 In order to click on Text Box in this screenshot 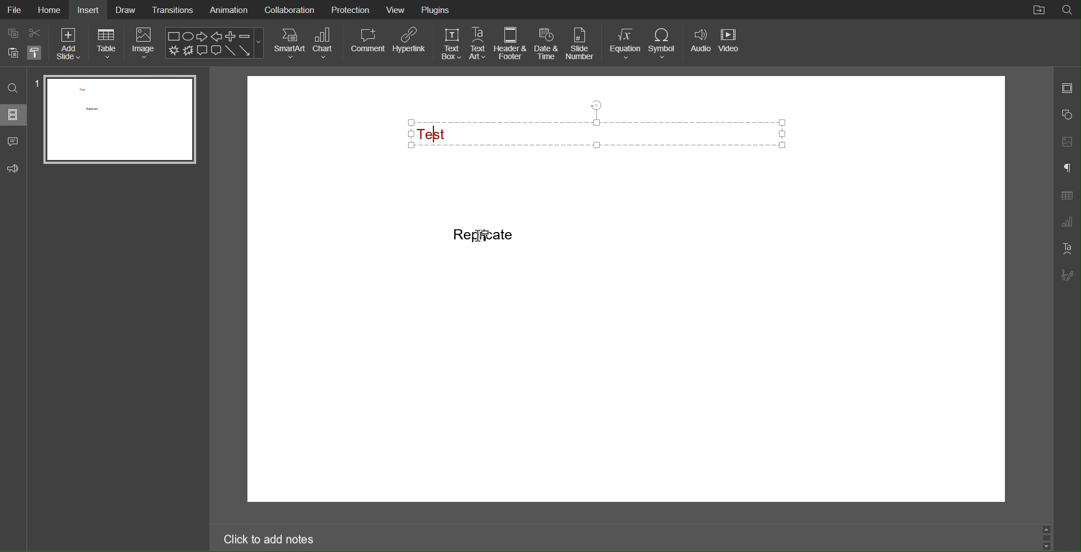, I will do `click(603, 132)`.